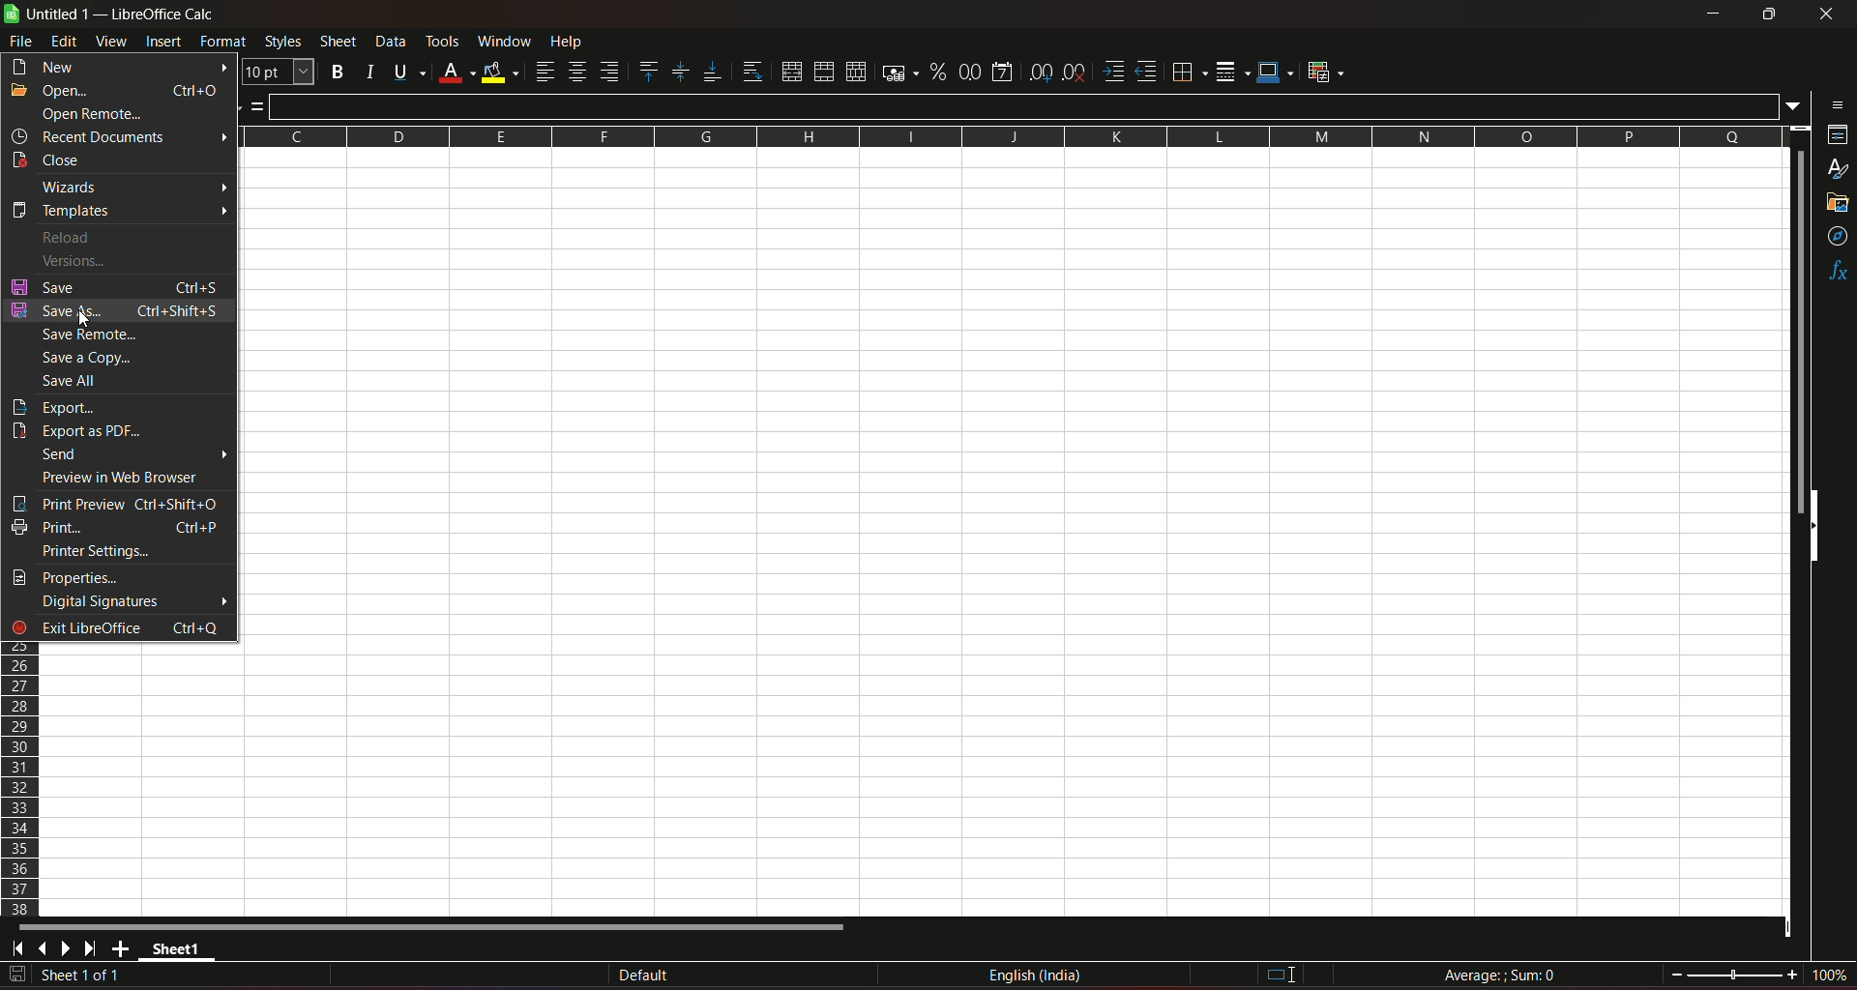 The image size is (1857, 990). Describe the element at coordinates (338, 70) in the screenshot. I see `bold` at that location.